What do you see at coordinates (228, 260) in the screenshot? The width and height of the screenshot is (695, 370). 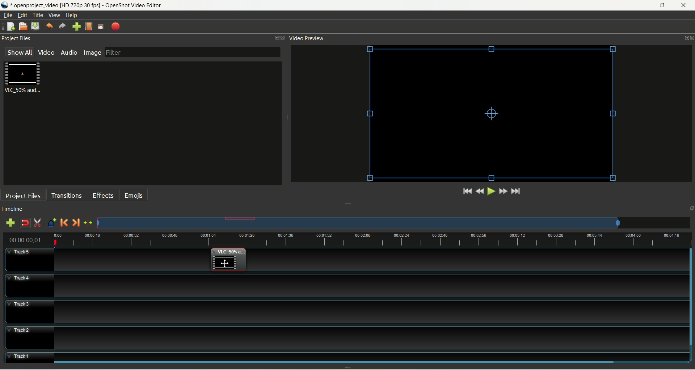 I see `video clip` at bounding box center [228, 260].